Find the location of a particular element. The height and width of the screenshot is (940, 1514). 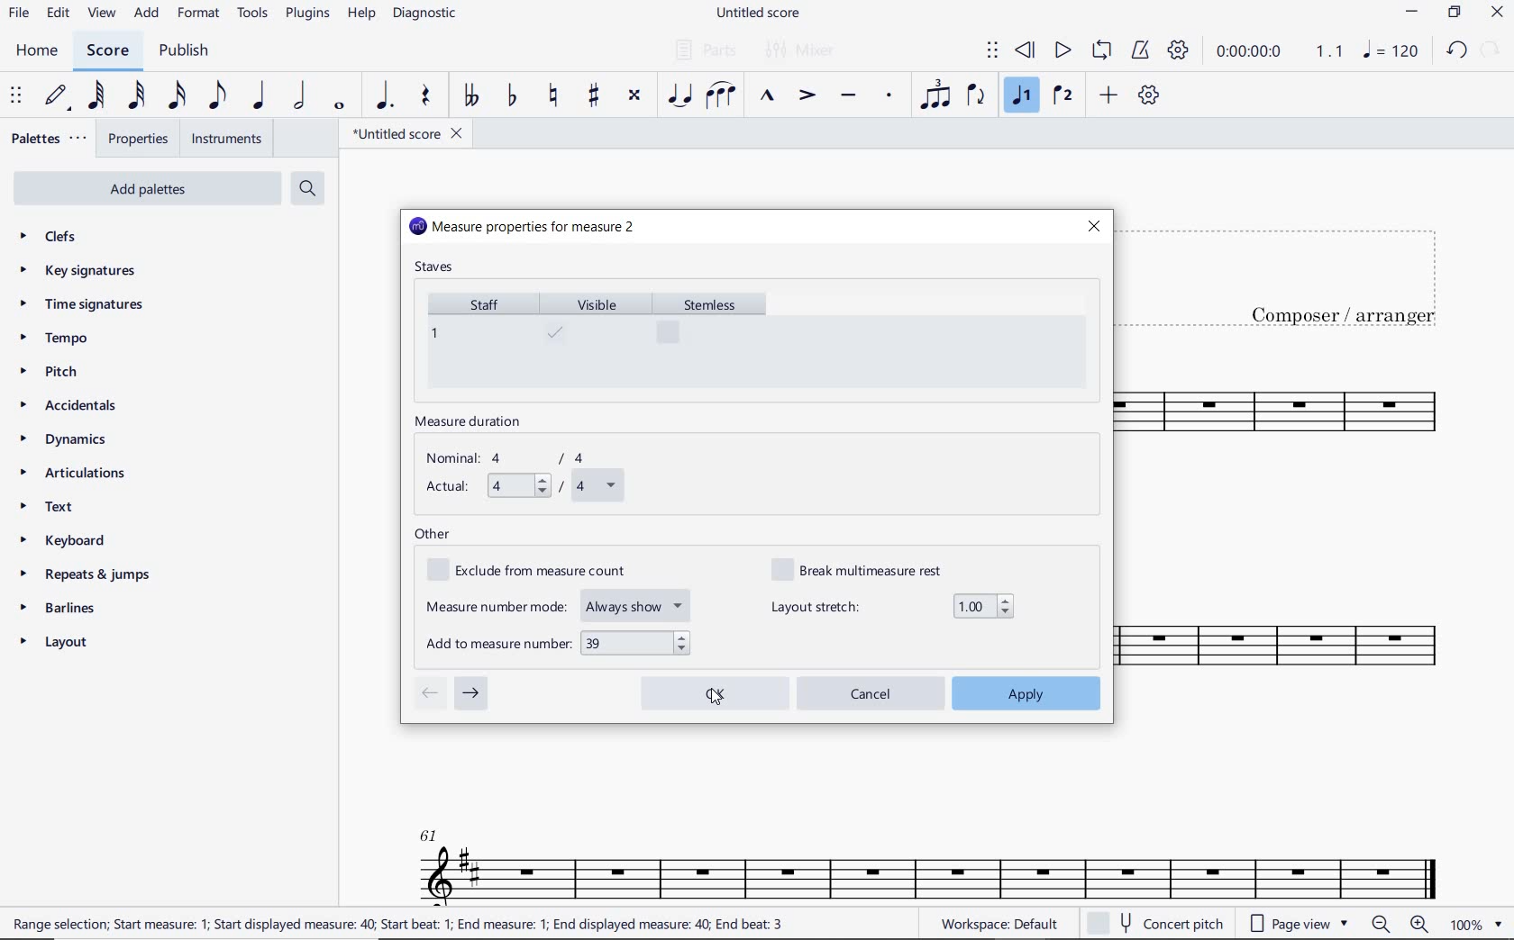

TOGGLE SHARP is located at coordinates (595, 95).